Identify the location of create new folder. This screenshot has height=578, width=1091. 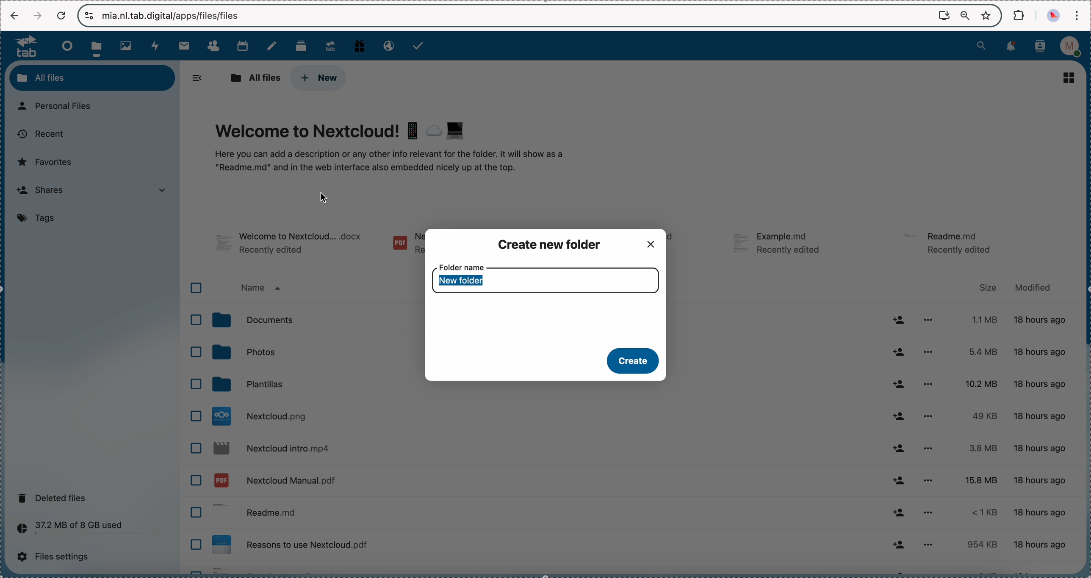
(552, 244).